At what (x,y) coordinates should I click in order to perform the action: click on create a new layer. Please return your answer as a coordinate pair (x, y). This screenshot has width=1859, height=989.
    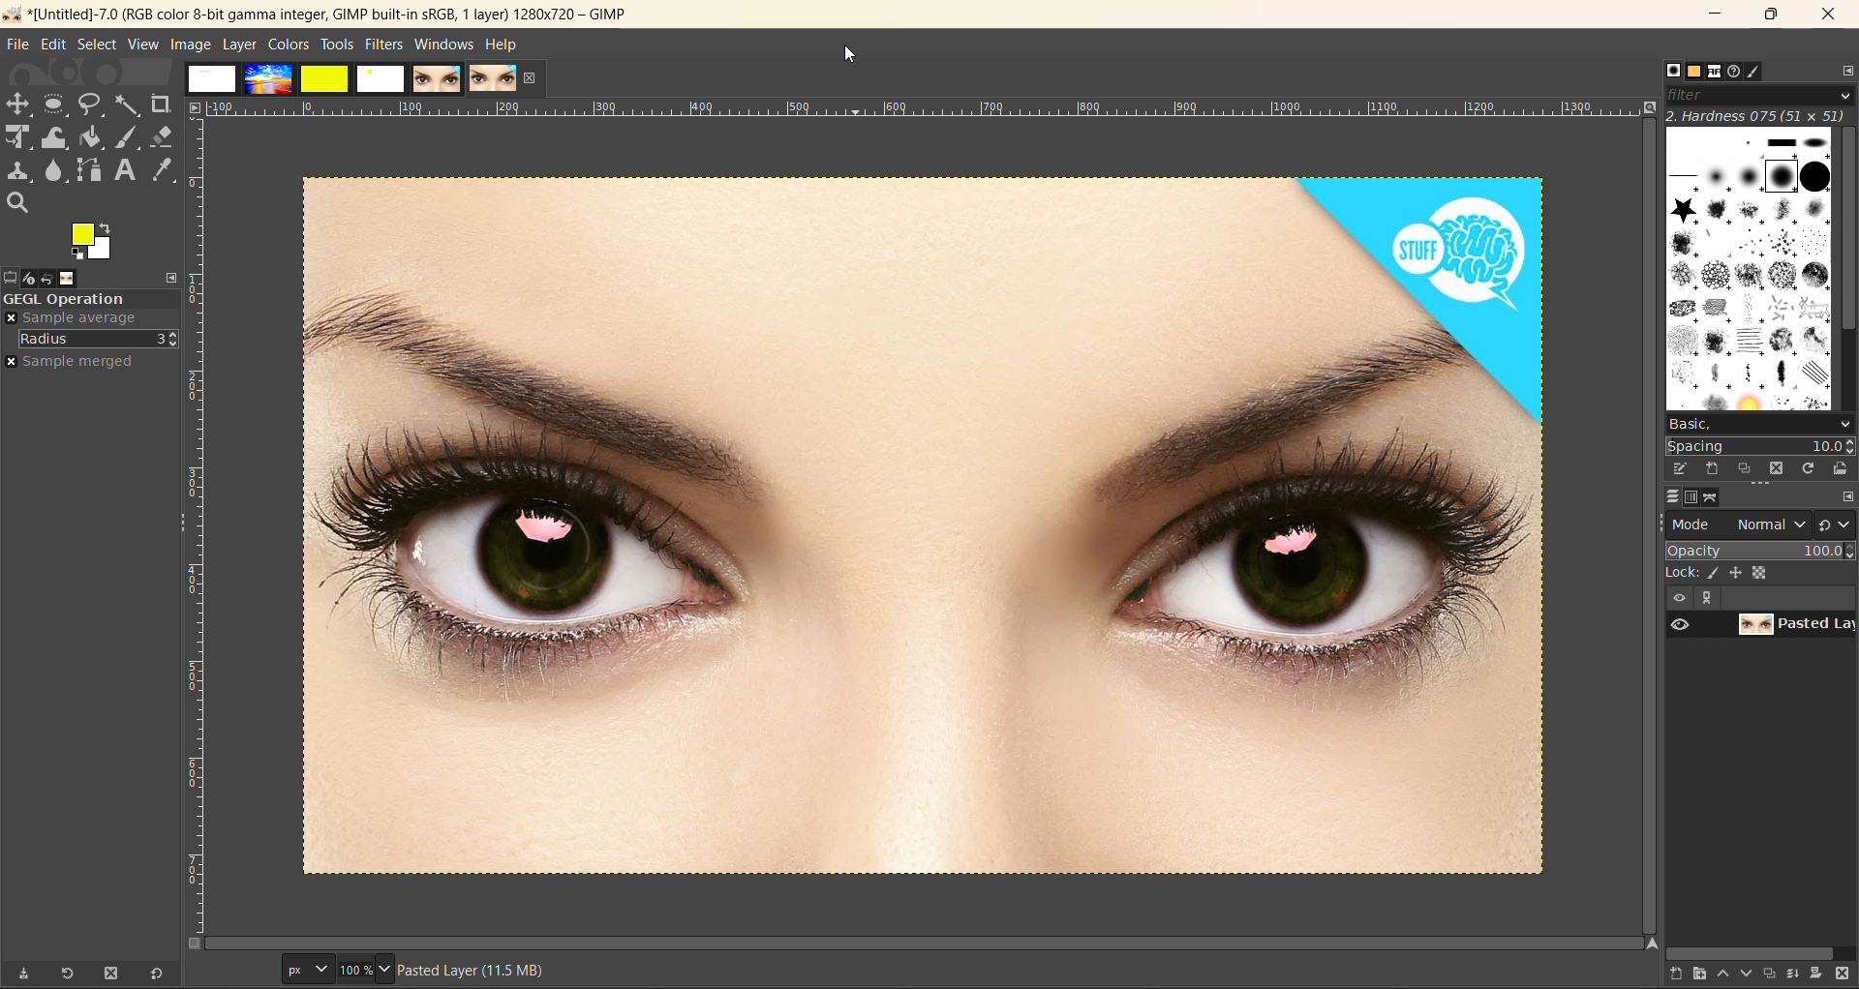
    Looking at the image, I should click on (1666, 975).